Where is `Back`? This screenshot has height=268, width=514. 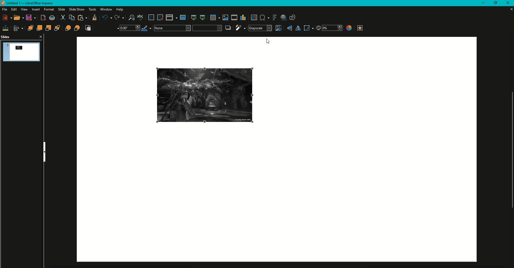 Back is located at coordinates (57, 28).